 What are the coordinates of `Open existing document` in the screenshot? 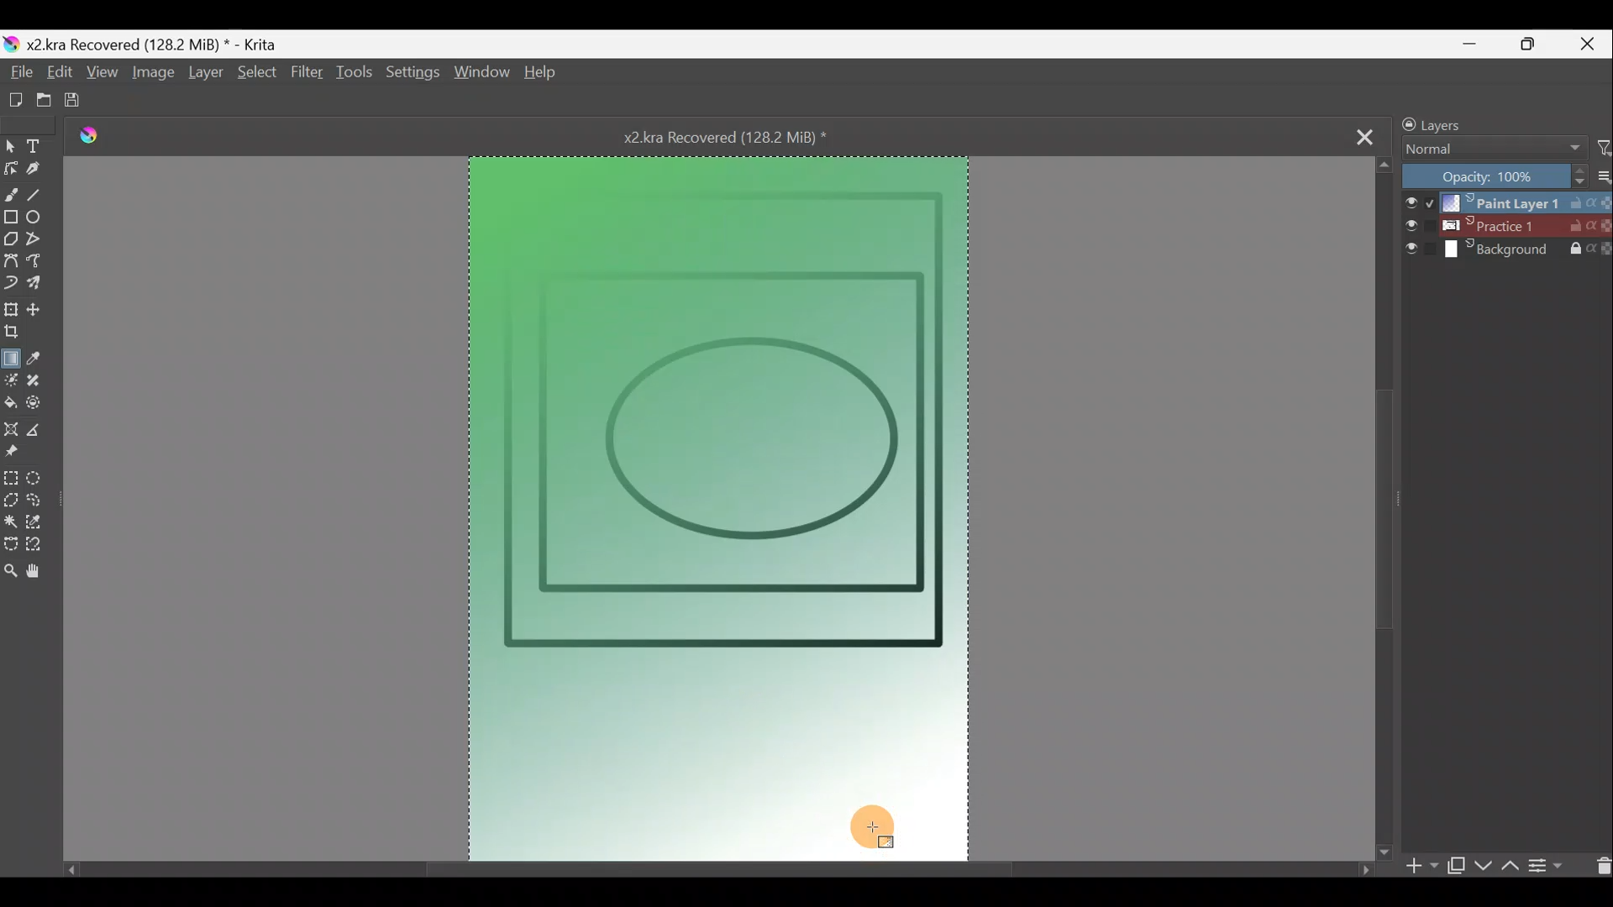 It's located at (37, 101).